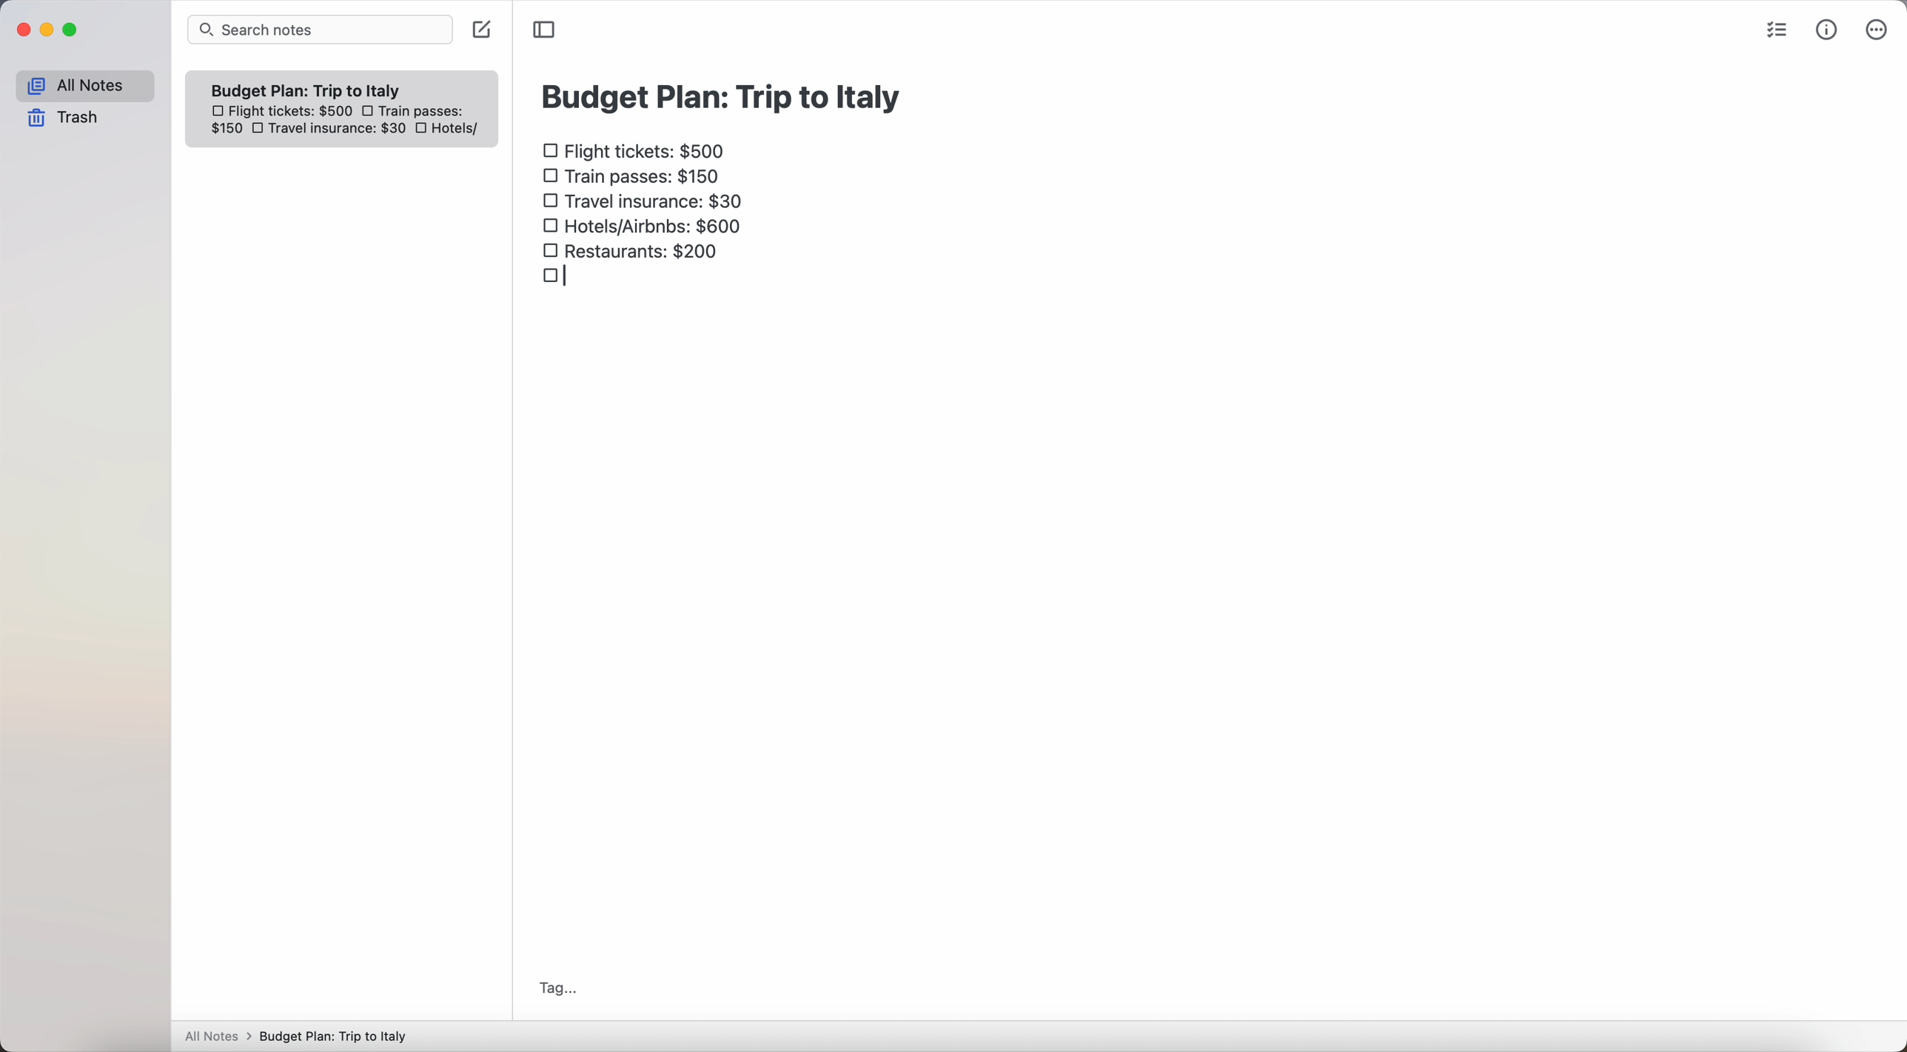  I want to click on toggle sidebar, so click(545, 29).